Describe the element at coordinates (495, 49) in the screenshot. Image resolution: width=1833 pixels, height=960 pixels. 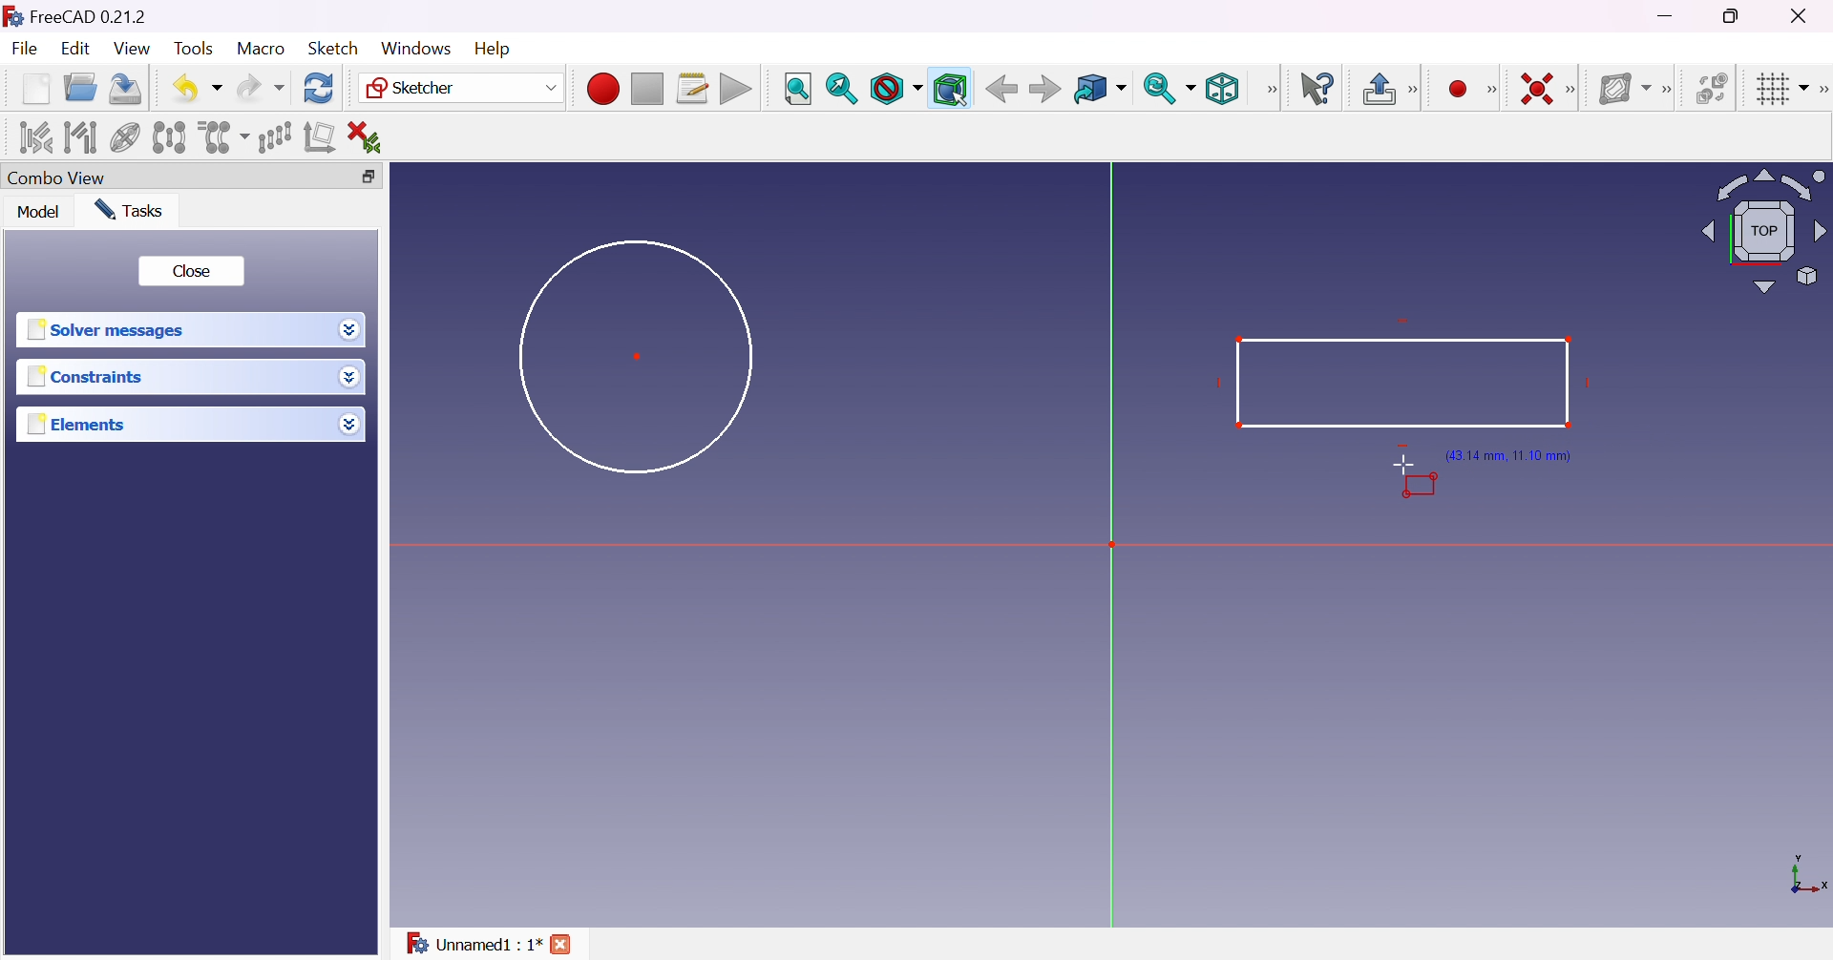
I see `Help` at that location.